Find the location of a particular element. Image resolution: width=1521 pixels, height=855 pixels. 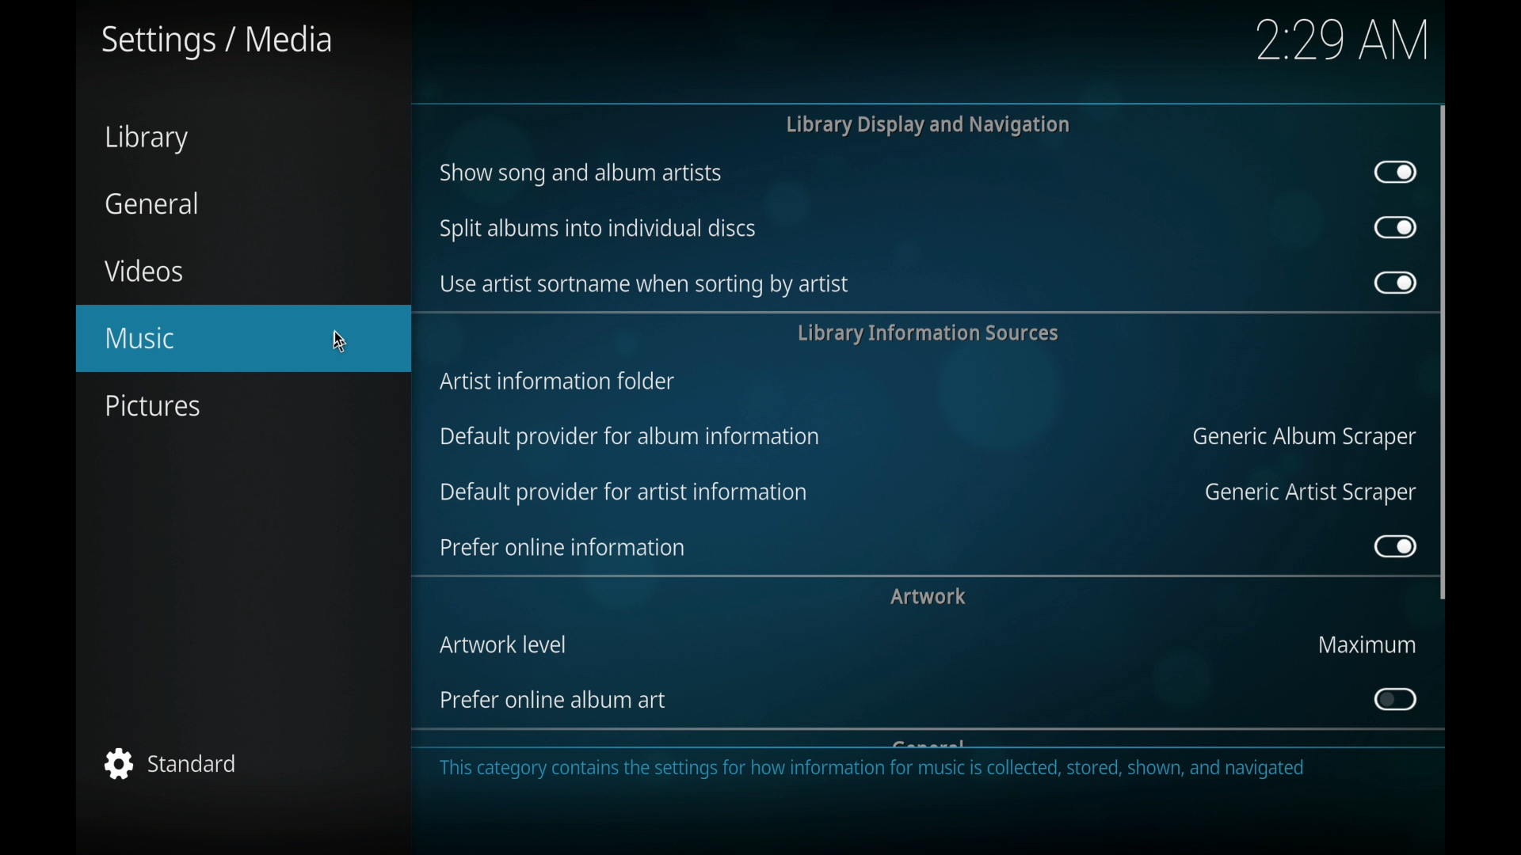

artwork level is located at coordinates (502, 644).